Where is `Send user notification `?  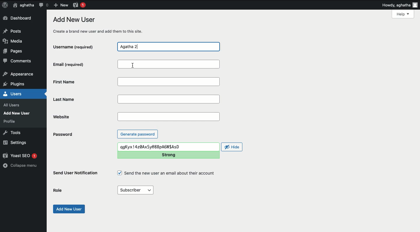 Send user notification  is located at coordinates (76, 174).